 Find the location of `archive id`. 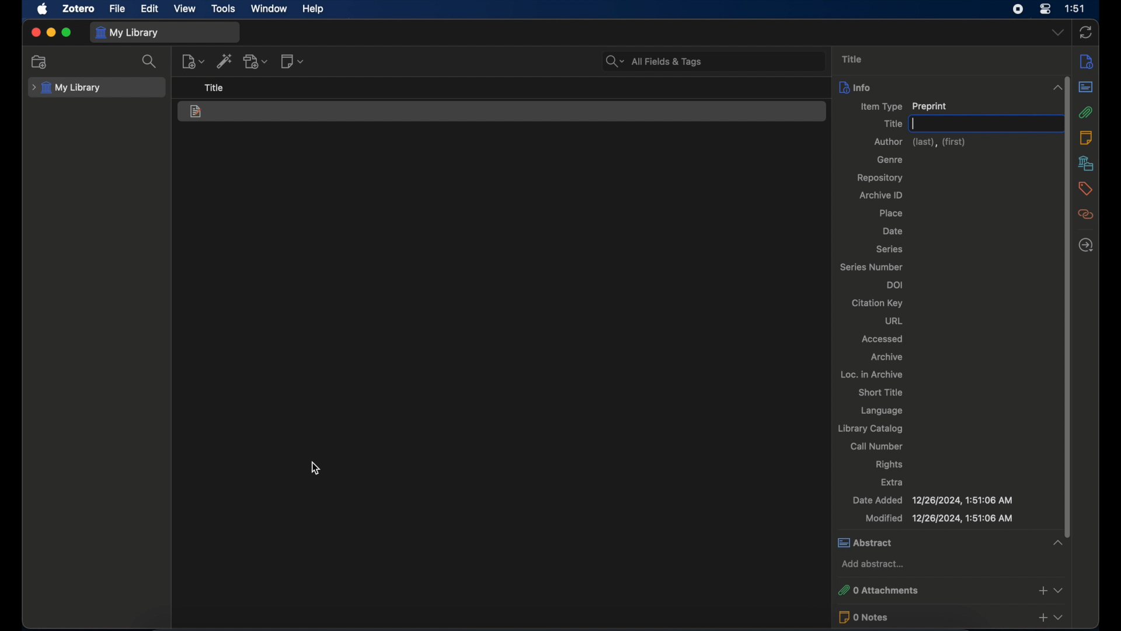

archive id is located at coordinates (880, 195).